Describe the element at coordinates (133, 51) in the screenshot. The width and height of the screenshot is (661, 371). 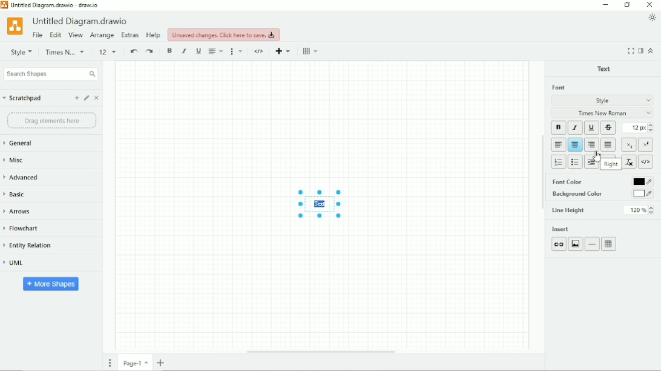
I see `Undo` at that location.